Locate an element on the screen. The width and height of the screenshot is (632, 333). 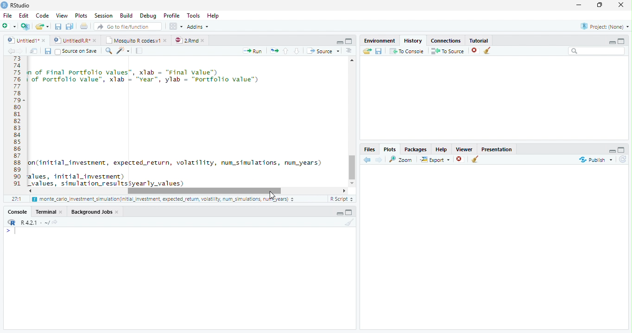
Full Height is located at coordinates (349, 41).